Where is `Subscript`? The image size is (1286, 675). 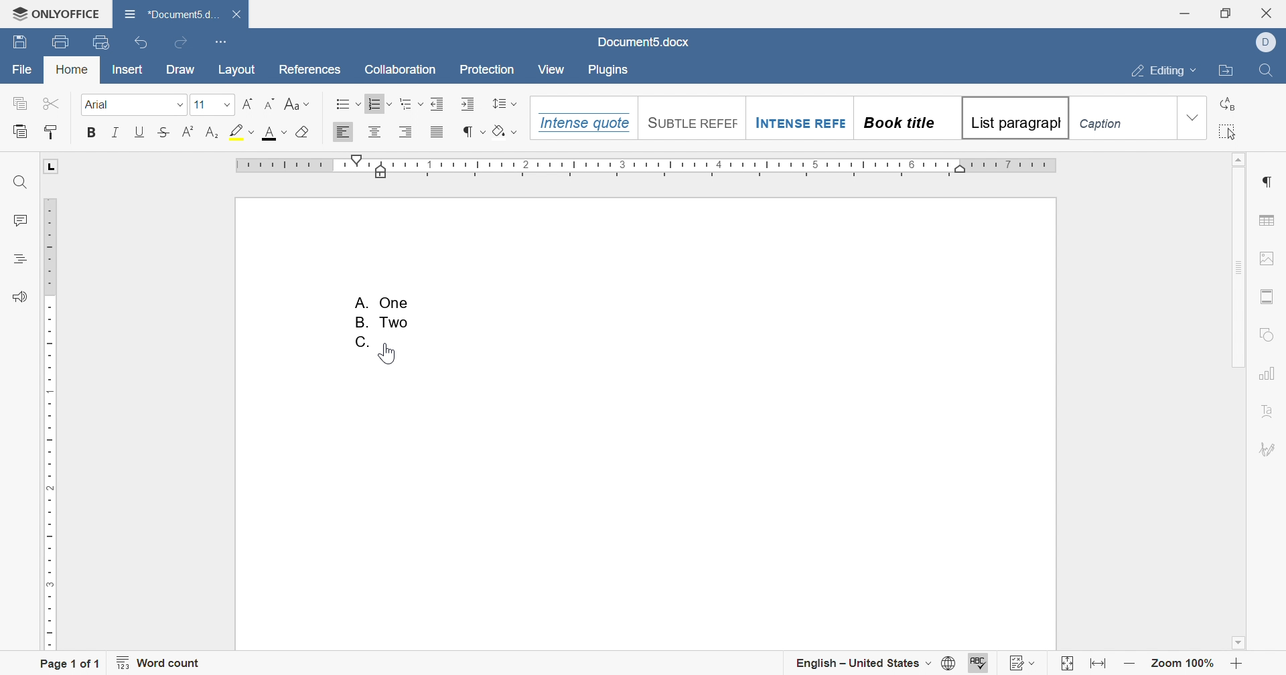
Subscript is located at coordinates (211, 132).